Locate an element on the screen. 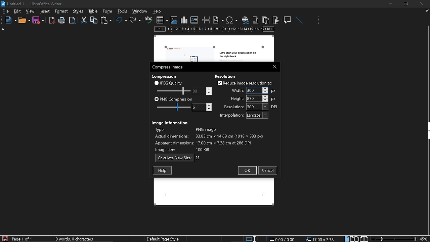 The height and width of the screenshot is (242, 430). insert chart is located at coordinates (184, 20).